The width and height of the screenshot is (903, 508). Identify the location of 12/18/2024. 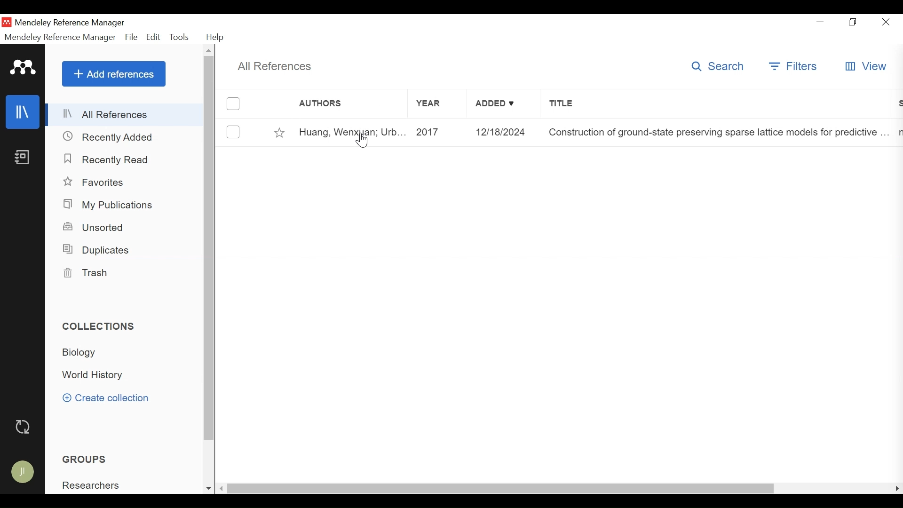
(503, 132).